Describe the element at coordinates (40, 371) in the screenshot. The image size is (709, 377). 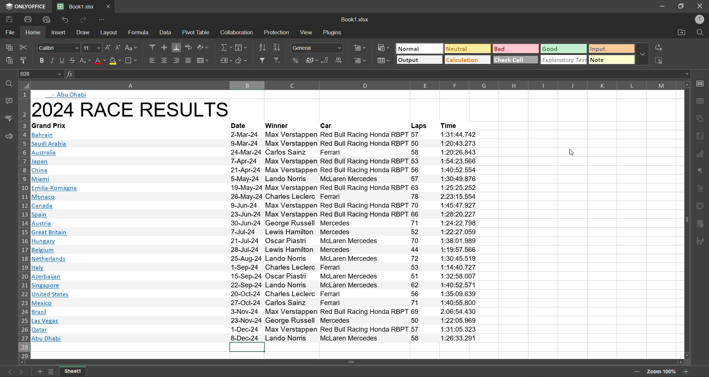
I see `add new sheet` at that location.